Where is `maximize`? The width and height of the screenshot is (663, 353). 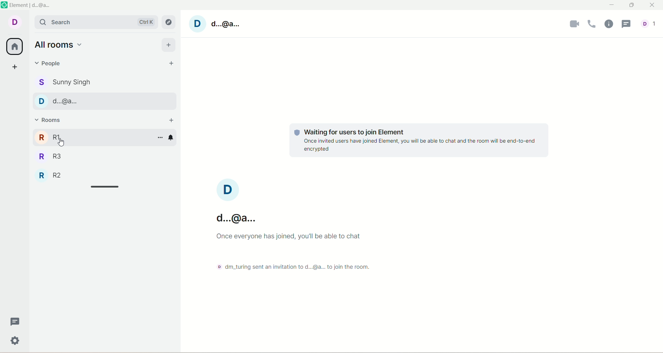
maximize is located at coordinates (631, 6).